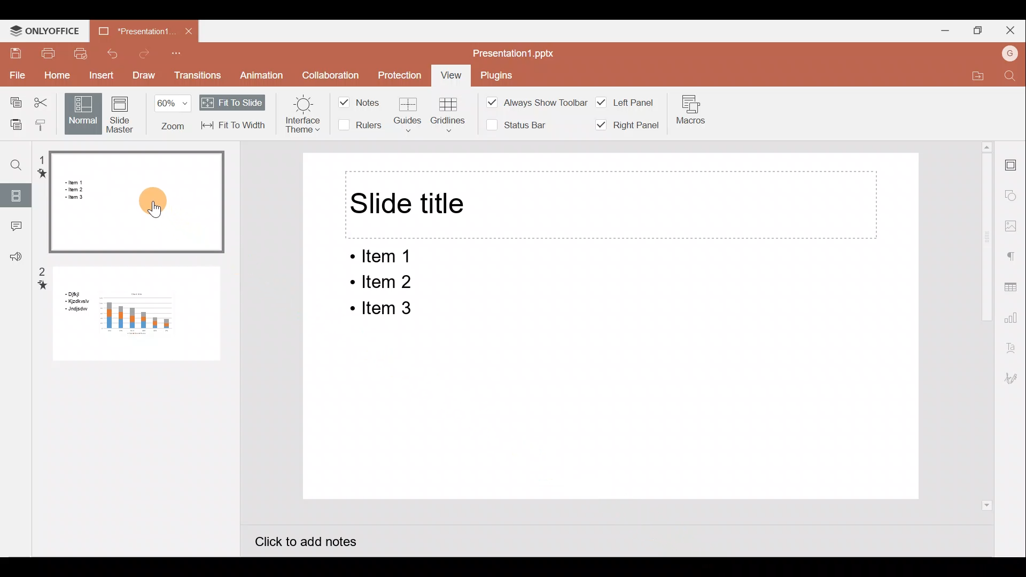 The height and width of the screenshot is (577, 1026). Describe the element at coordinates (362, 124) in the screenshot. I see `Rulers` at that location.